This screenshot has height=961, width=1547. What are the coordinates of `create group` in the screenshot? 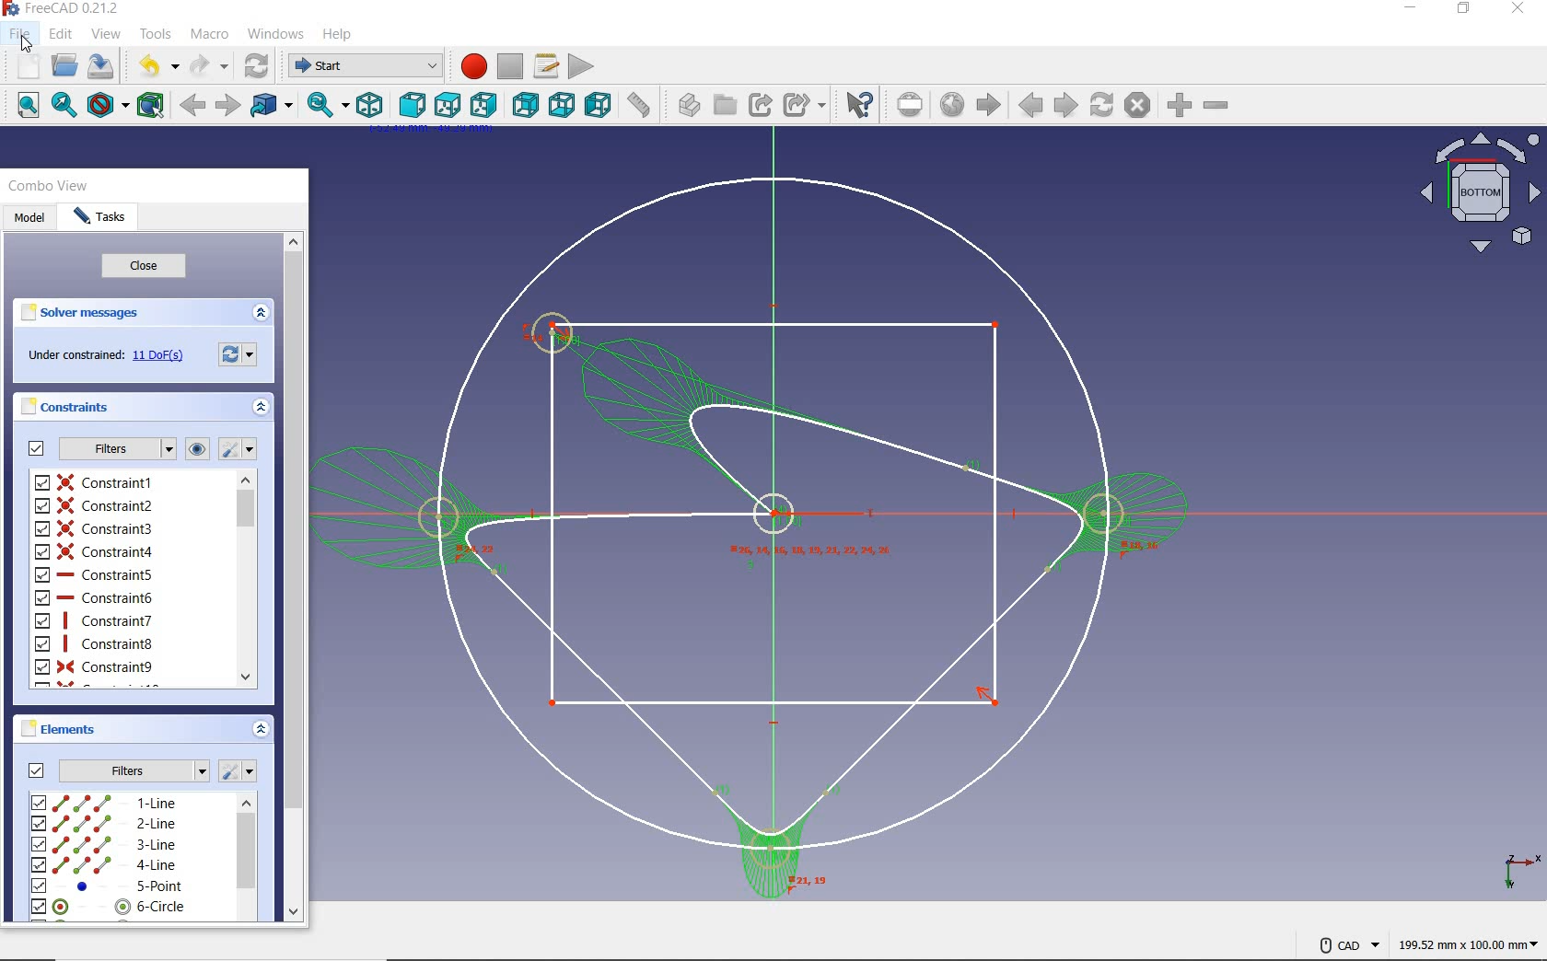 It's located at (724, 104).